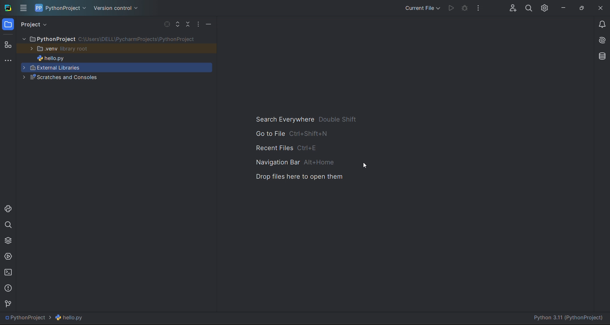 This screenshot has width=610, height=325. What do you see at coordinates (8, 288) in the screenshot?
I see `problems` at bounding box center [8, 288].